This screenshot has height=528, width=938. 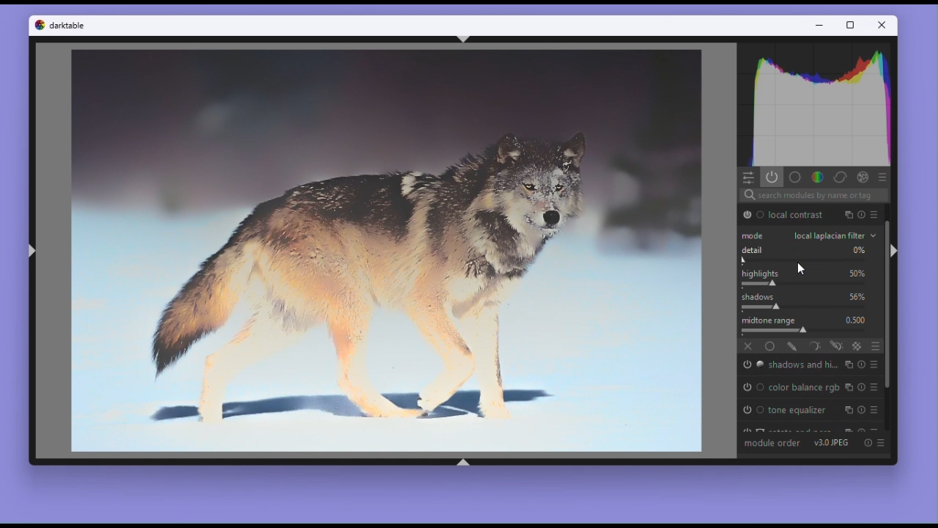 What do you see at coordinates (805, 386) in the screenshot?
I see `Color balance rgb` at bounding box center [805, 386].